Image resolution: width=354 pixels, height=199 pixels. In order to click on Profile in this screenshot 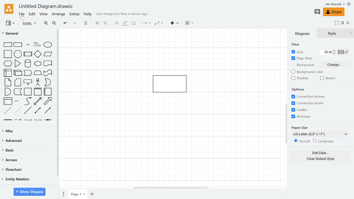, I will do `click(330, 4)`.